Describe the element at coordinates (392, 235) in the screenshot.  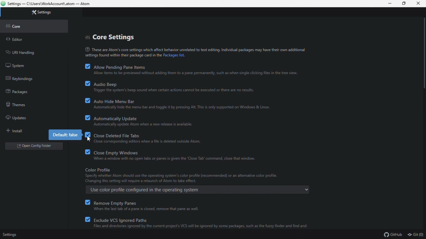
I see `GitHub` at that location.